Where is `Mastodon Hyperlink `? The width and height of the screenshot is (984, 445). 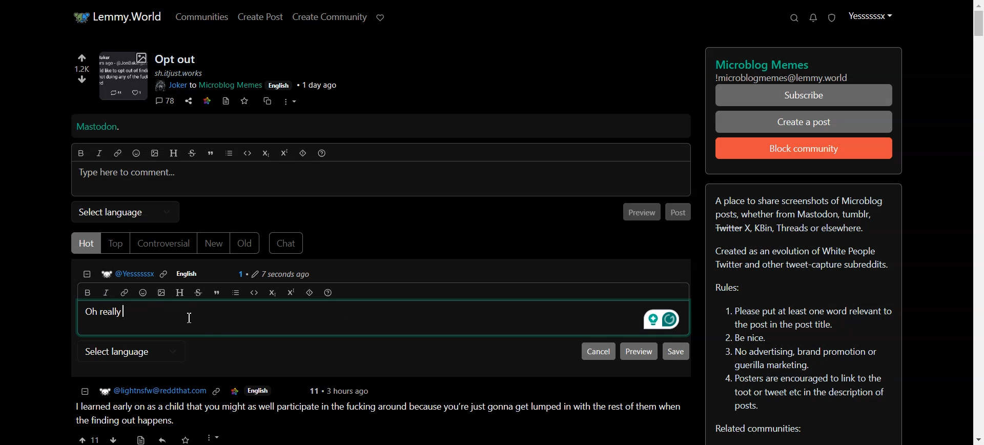 Mastodon Hyperlink  is located at coordinates (382, 126).